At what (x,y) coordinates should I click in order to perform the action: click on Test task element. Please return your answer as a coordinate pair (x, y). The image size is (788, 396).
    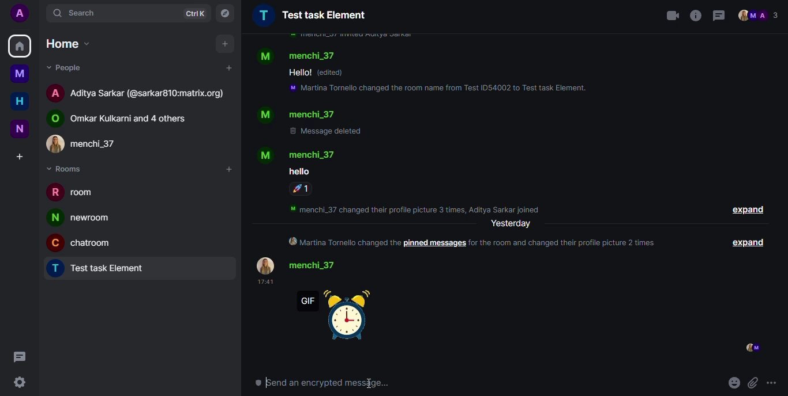
    Looking at the image, I should click on (310, 15).